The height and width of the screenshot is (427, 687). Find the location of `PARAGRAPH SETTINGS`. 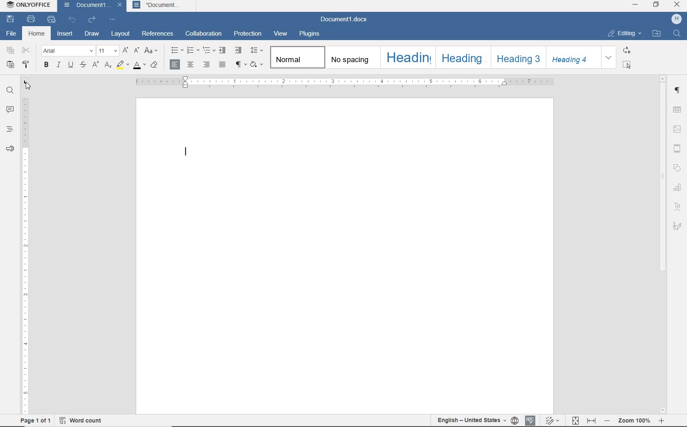

PARAGRAPH SETTINGS is located at coordinates (678, 90).